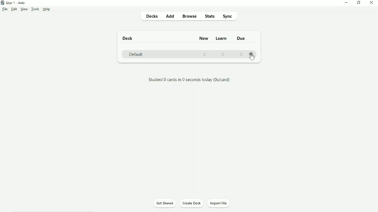  Describe the element at coordinates (35, 9) in the screenshot. I see `Tools` at that location.